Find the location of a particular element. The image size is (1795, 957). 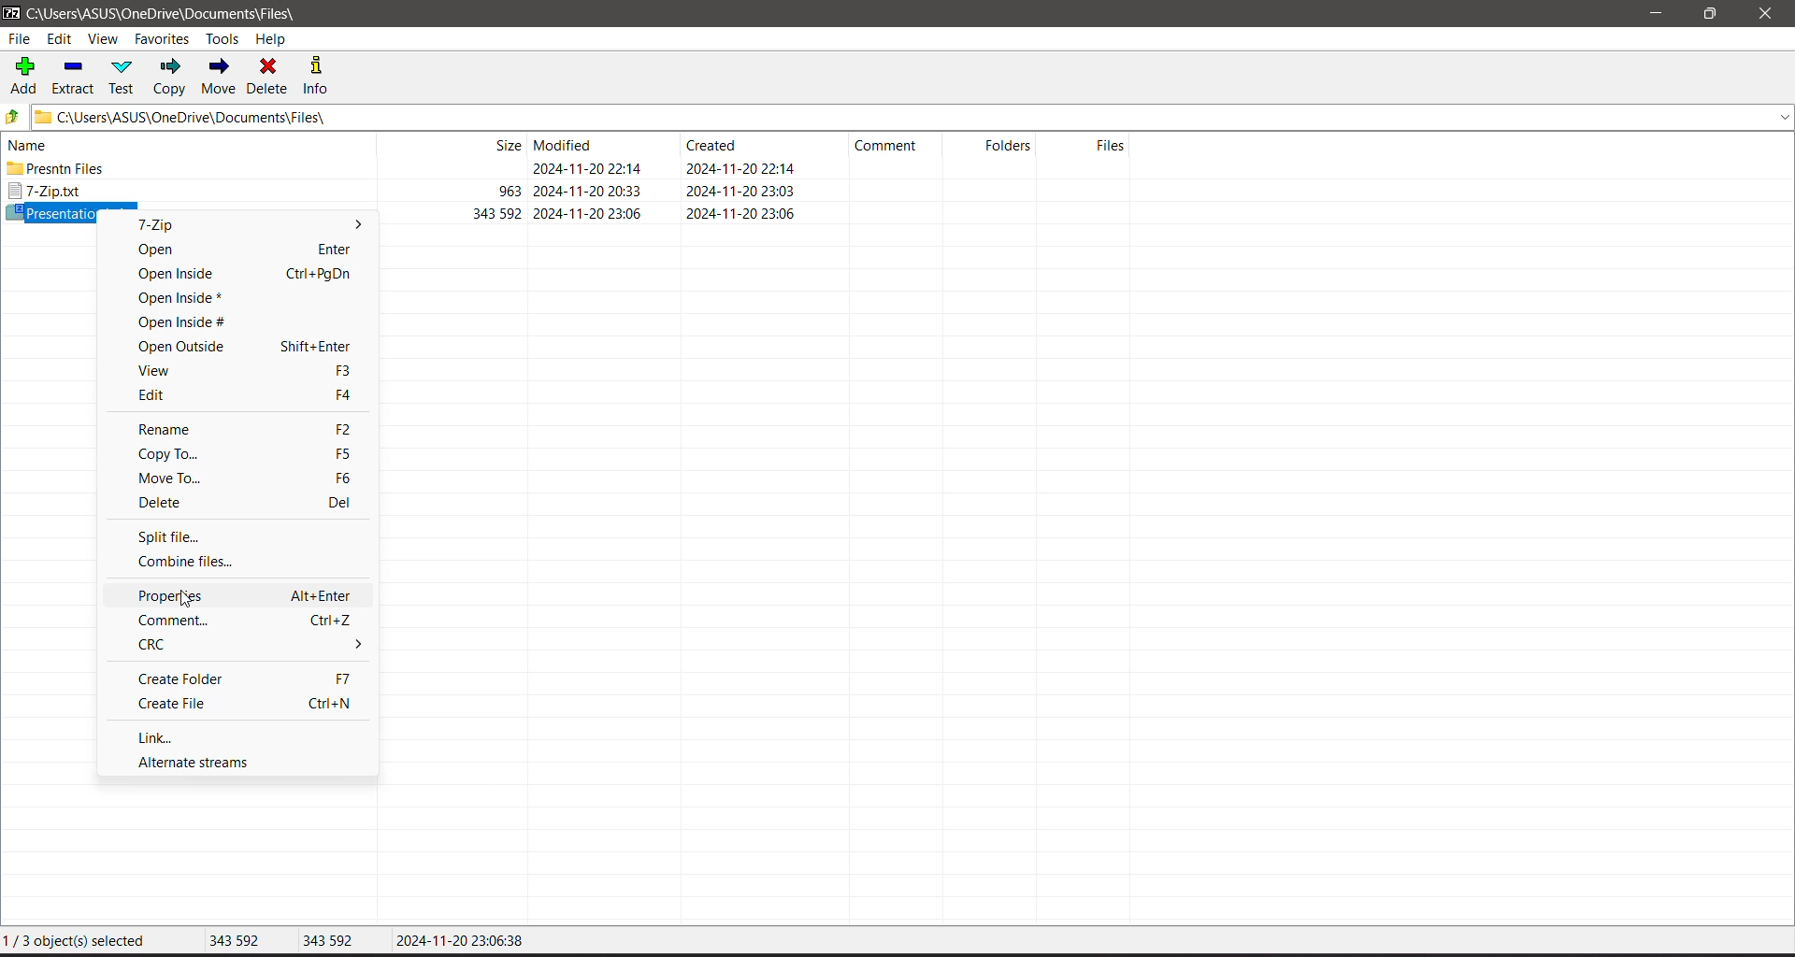

View is located at coordinates (236, 370).